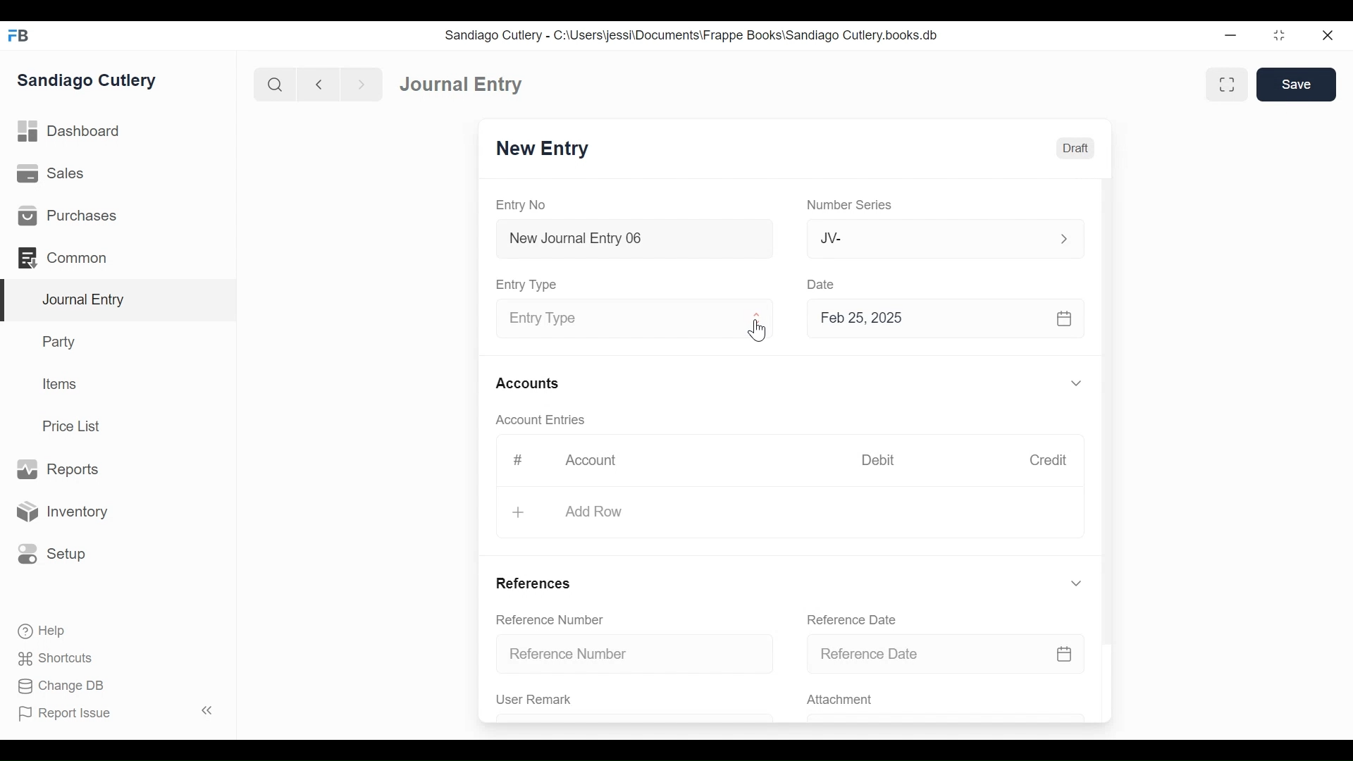 This screenshot has width=1353, height=761. Describe the element at coordinates (319, 86) in the screenshot. I see `Navigate back` at that location.